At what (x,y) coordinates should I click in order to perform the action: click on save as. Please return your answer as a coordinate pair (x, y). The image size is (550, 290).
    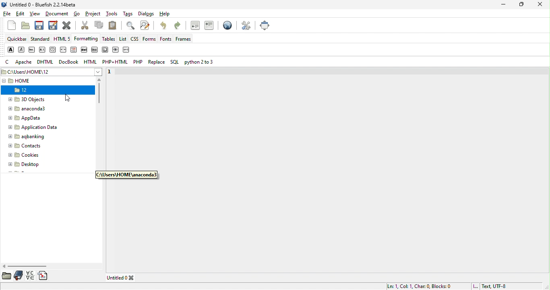
    Looking at the image, I should click on (53, 27).